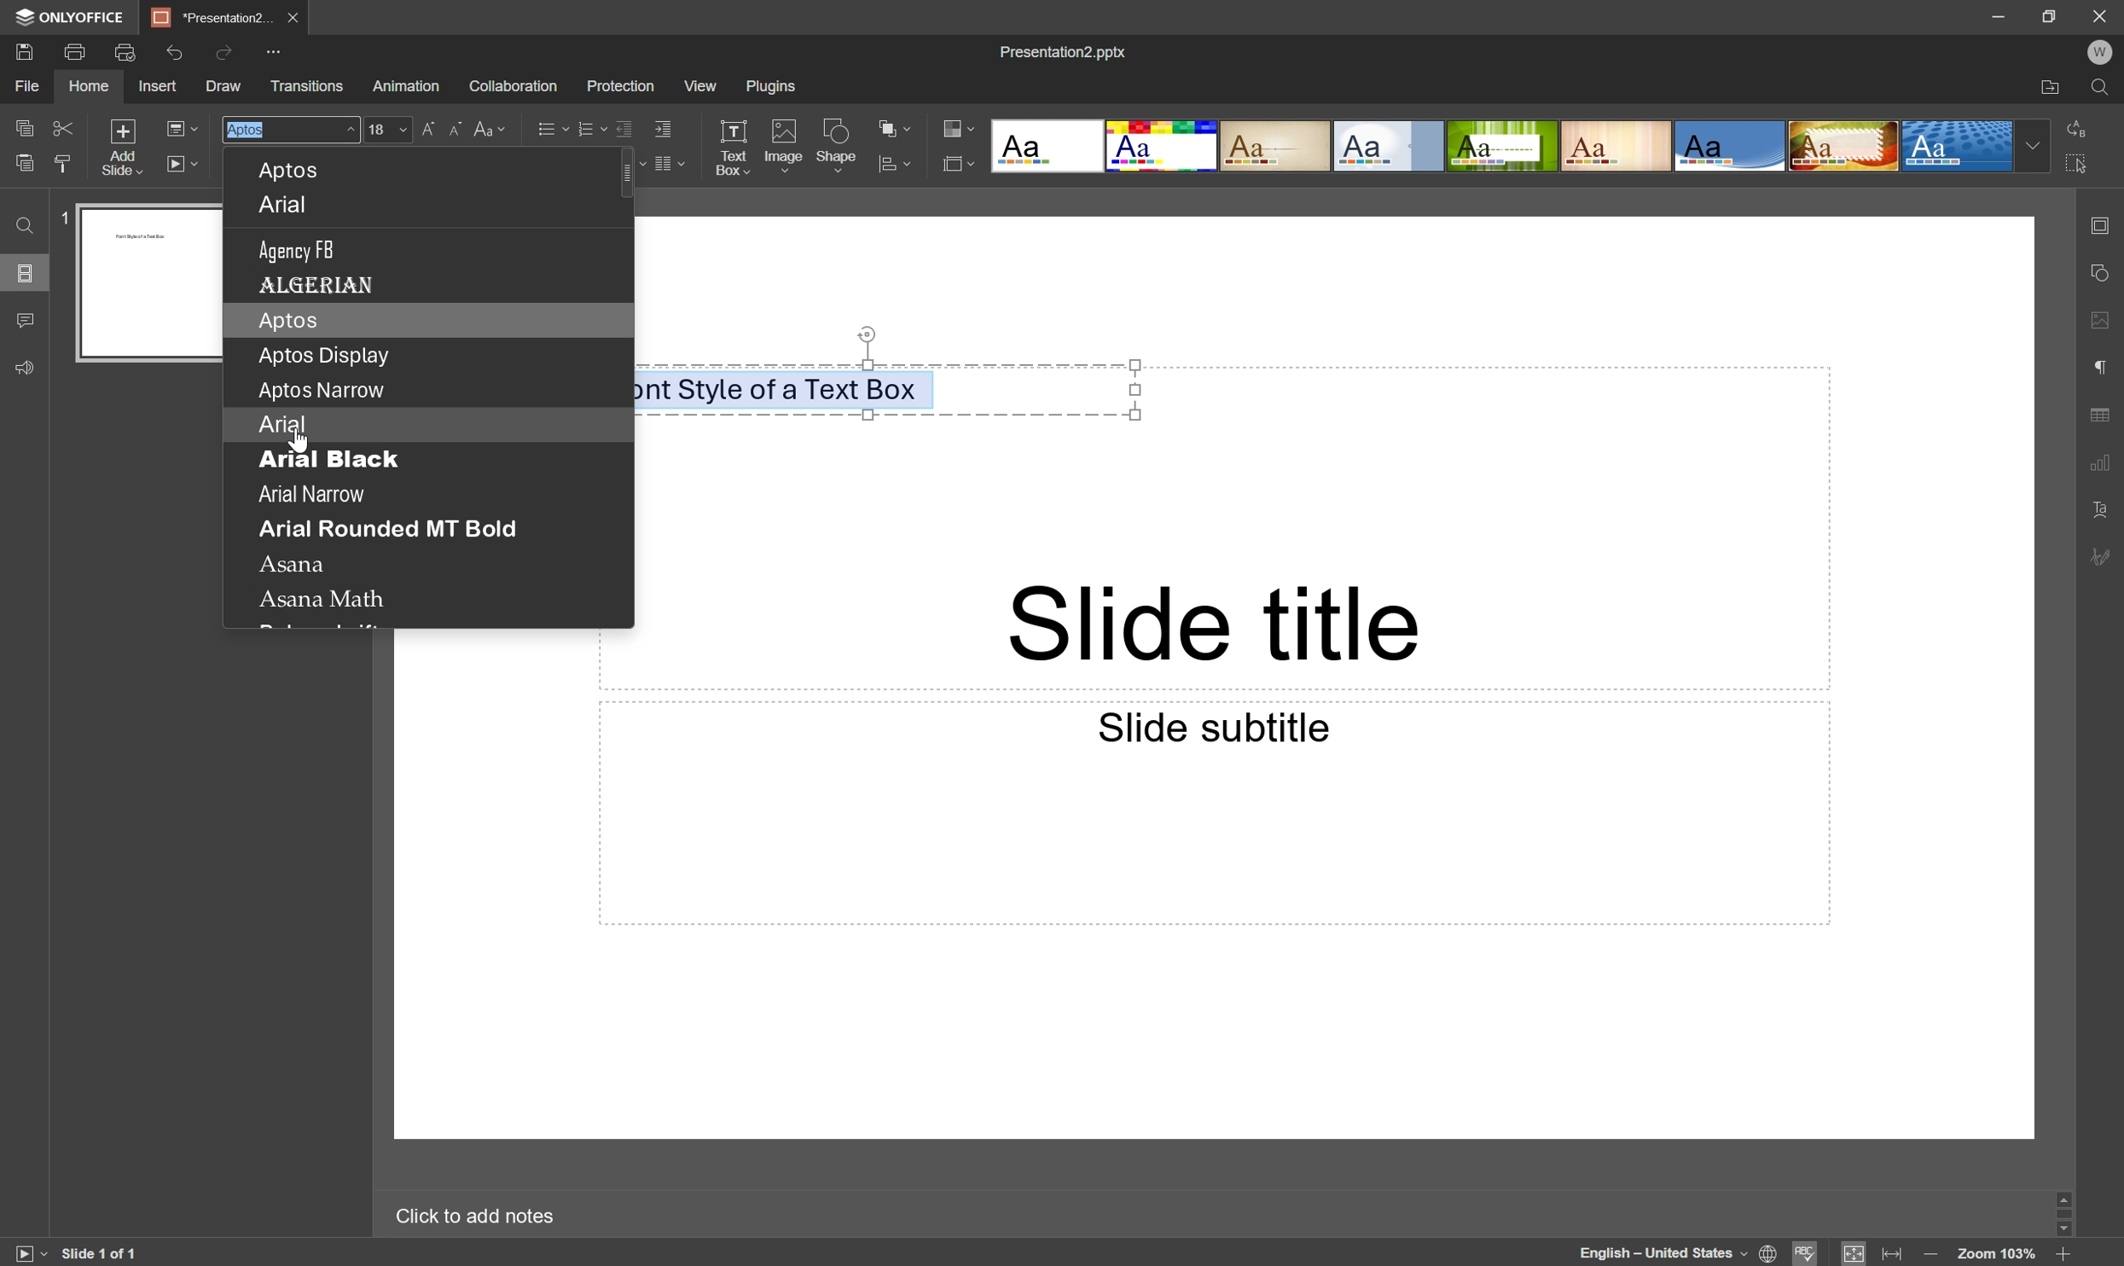  I want to click on Presentation2.pptx, so click(1065, 51).